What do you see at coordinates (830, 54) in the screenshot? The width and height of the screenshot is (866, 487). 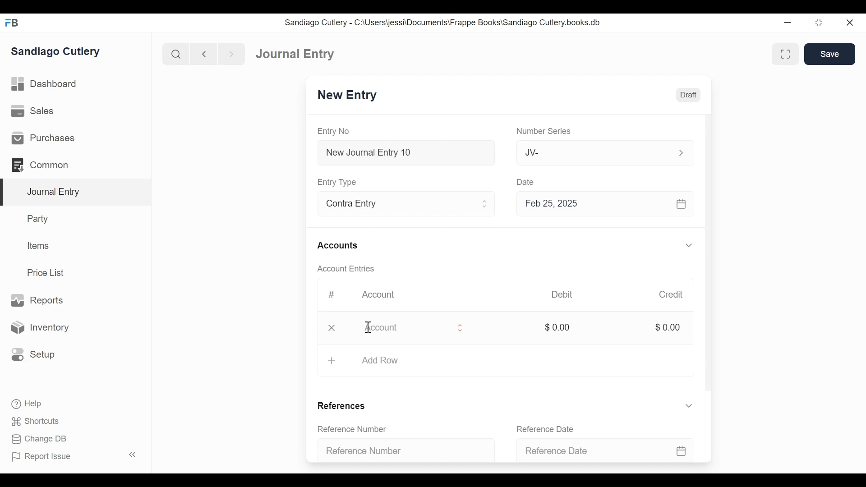 I see `Save` at bounding box center [830, 54].